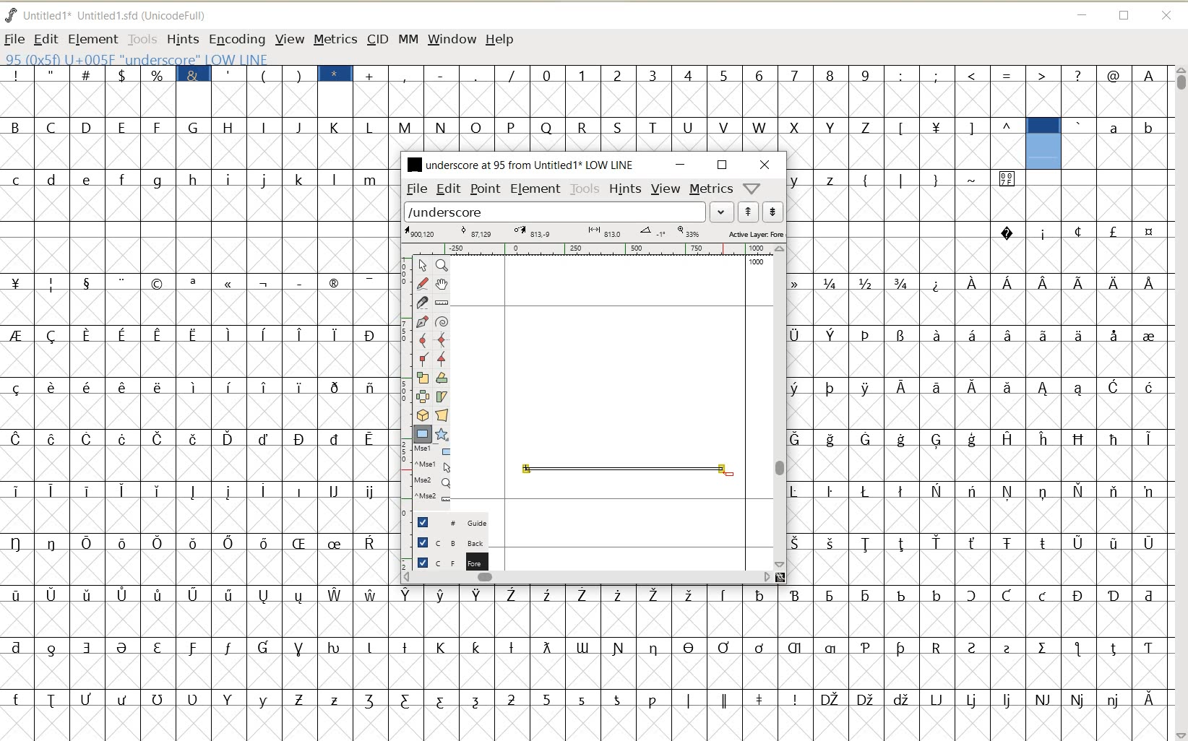 This screenshot has width=1188, height=741. I want to click on cut splines in two, so click(421, 302).